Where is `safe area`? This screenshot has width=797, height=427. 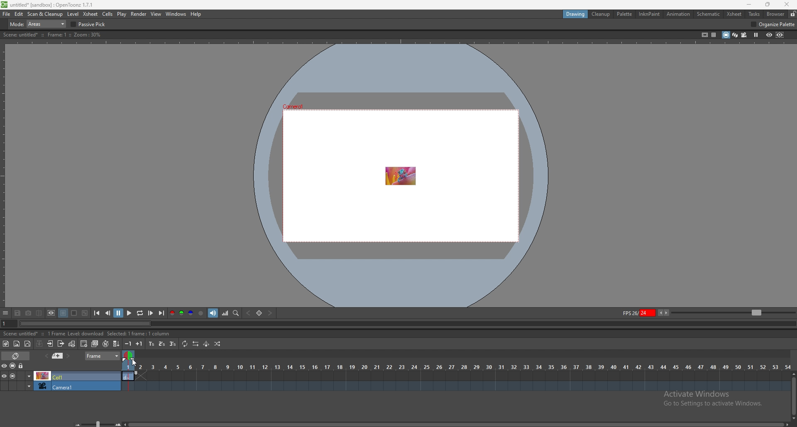 safe area is located at coordinates (705, 35).